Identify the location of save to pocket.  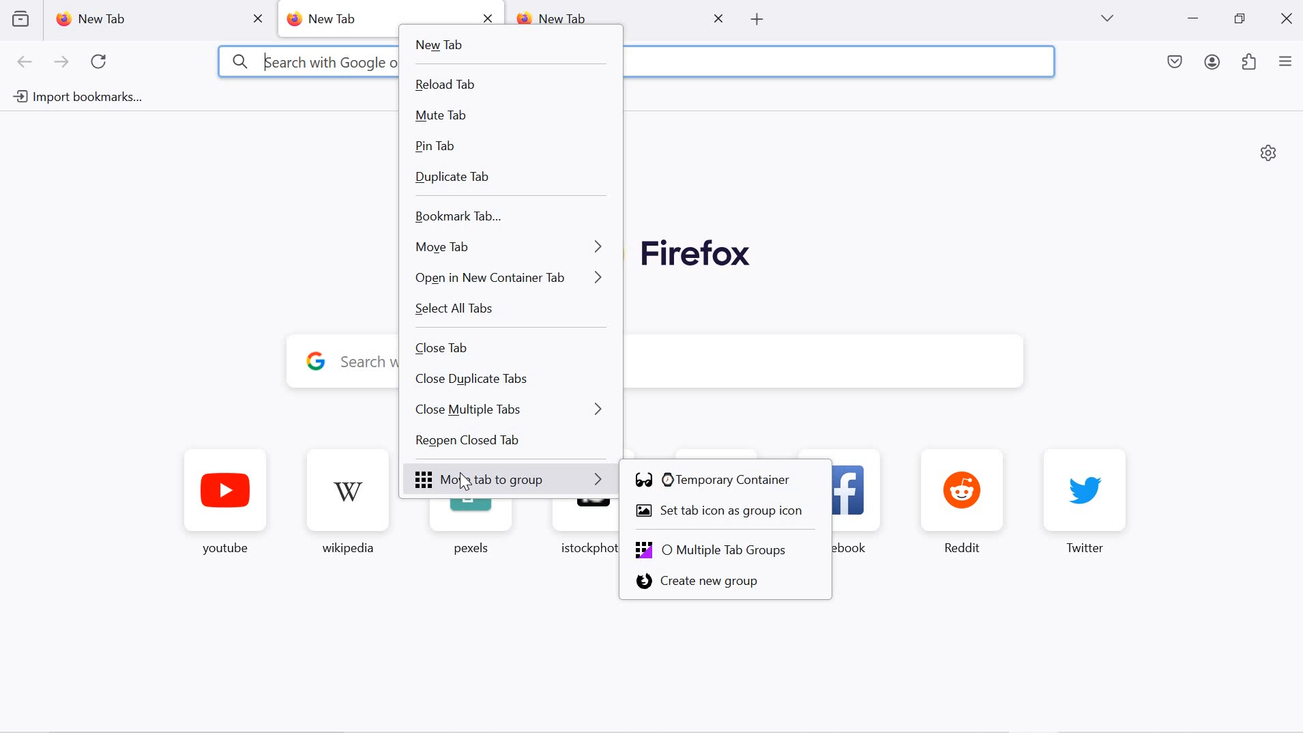
(1176, 63).